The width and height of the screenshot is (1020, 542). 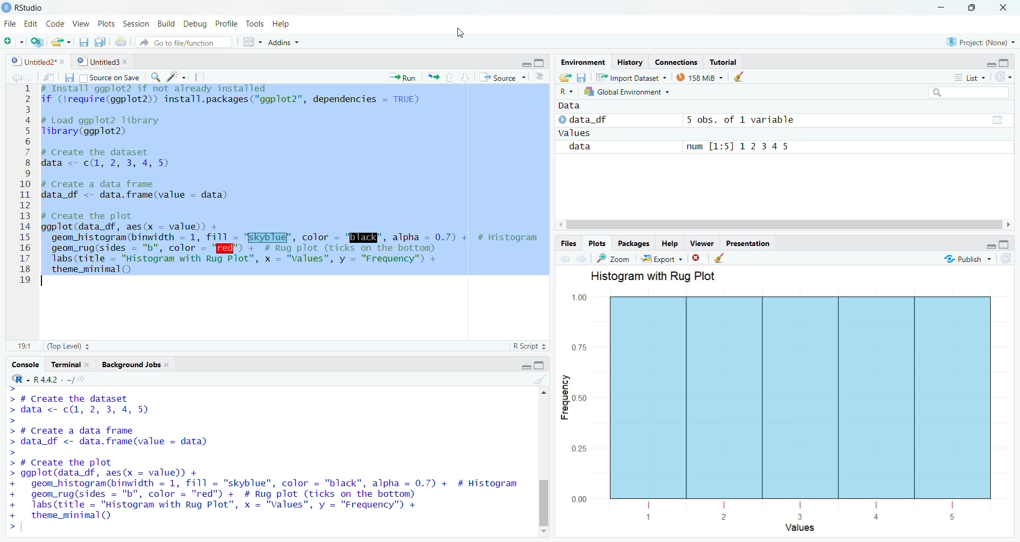 What do you see at coordinates (540, 78) in the screenshot?
I see `Show document outline` at bounding box center [540, 78].